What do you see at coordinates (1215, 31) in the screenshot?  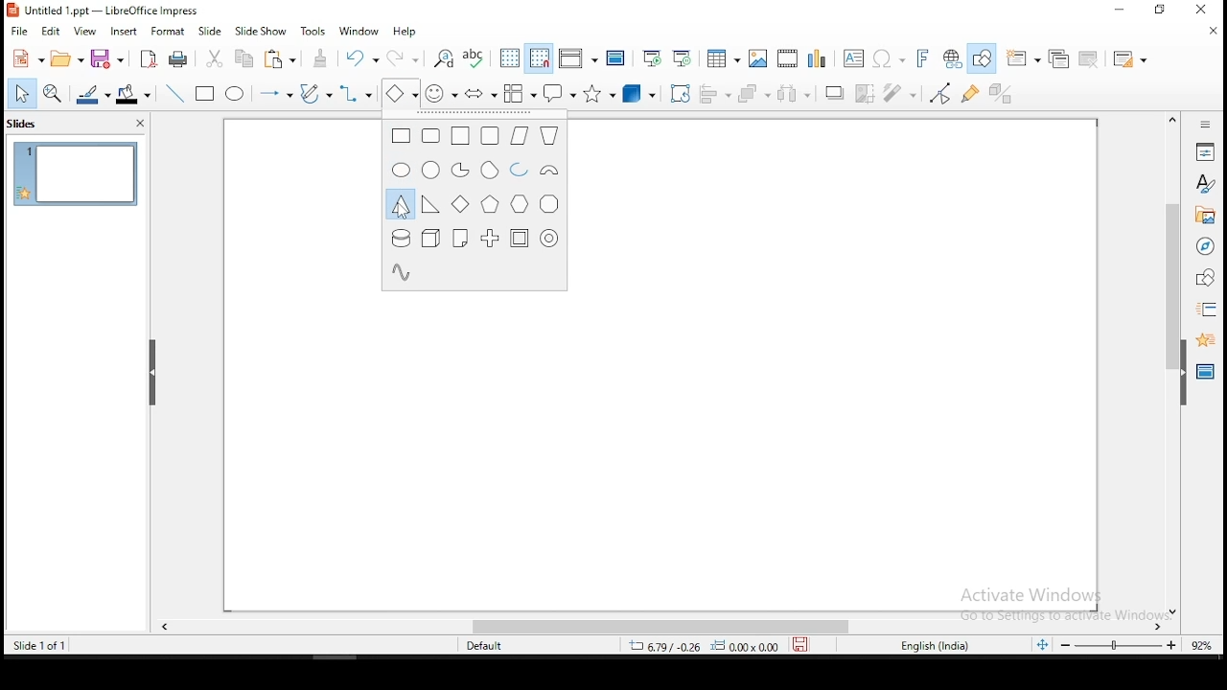 I see `close document` at bounding box center [1215, 31].